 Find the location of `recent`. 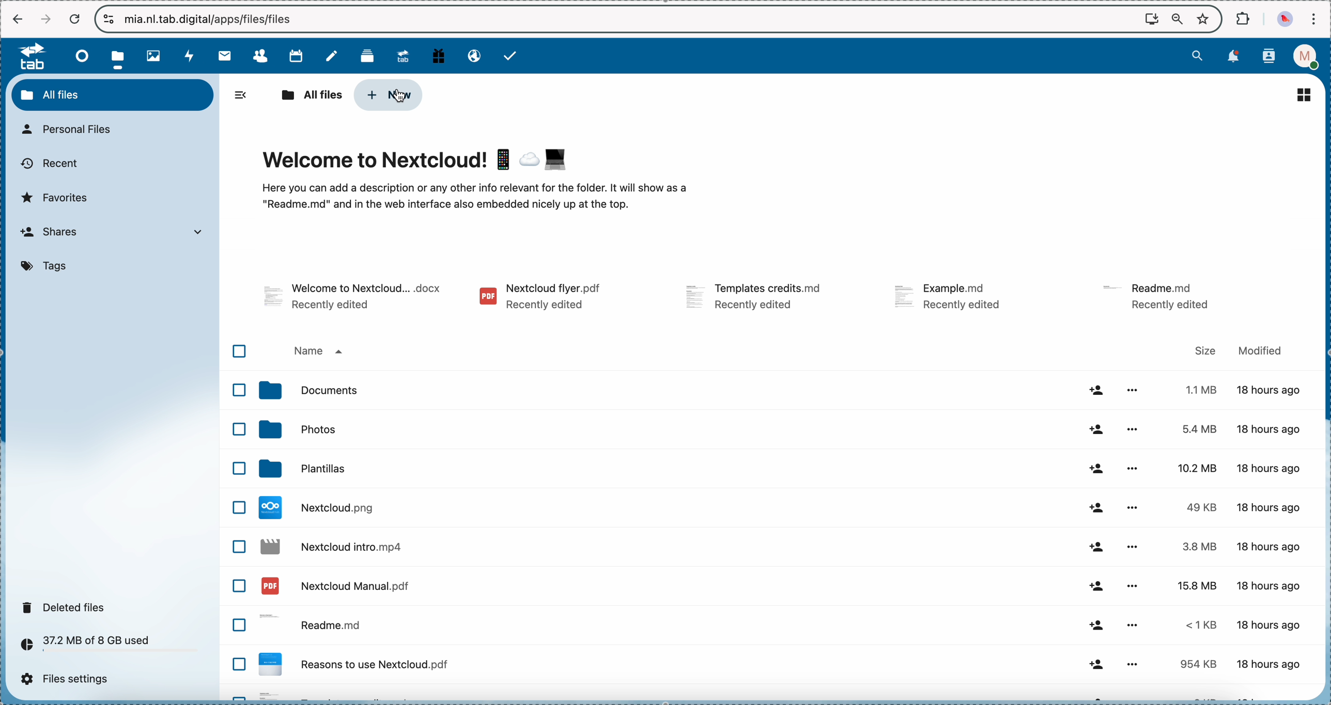

recent is located at coordinates (49, 164).